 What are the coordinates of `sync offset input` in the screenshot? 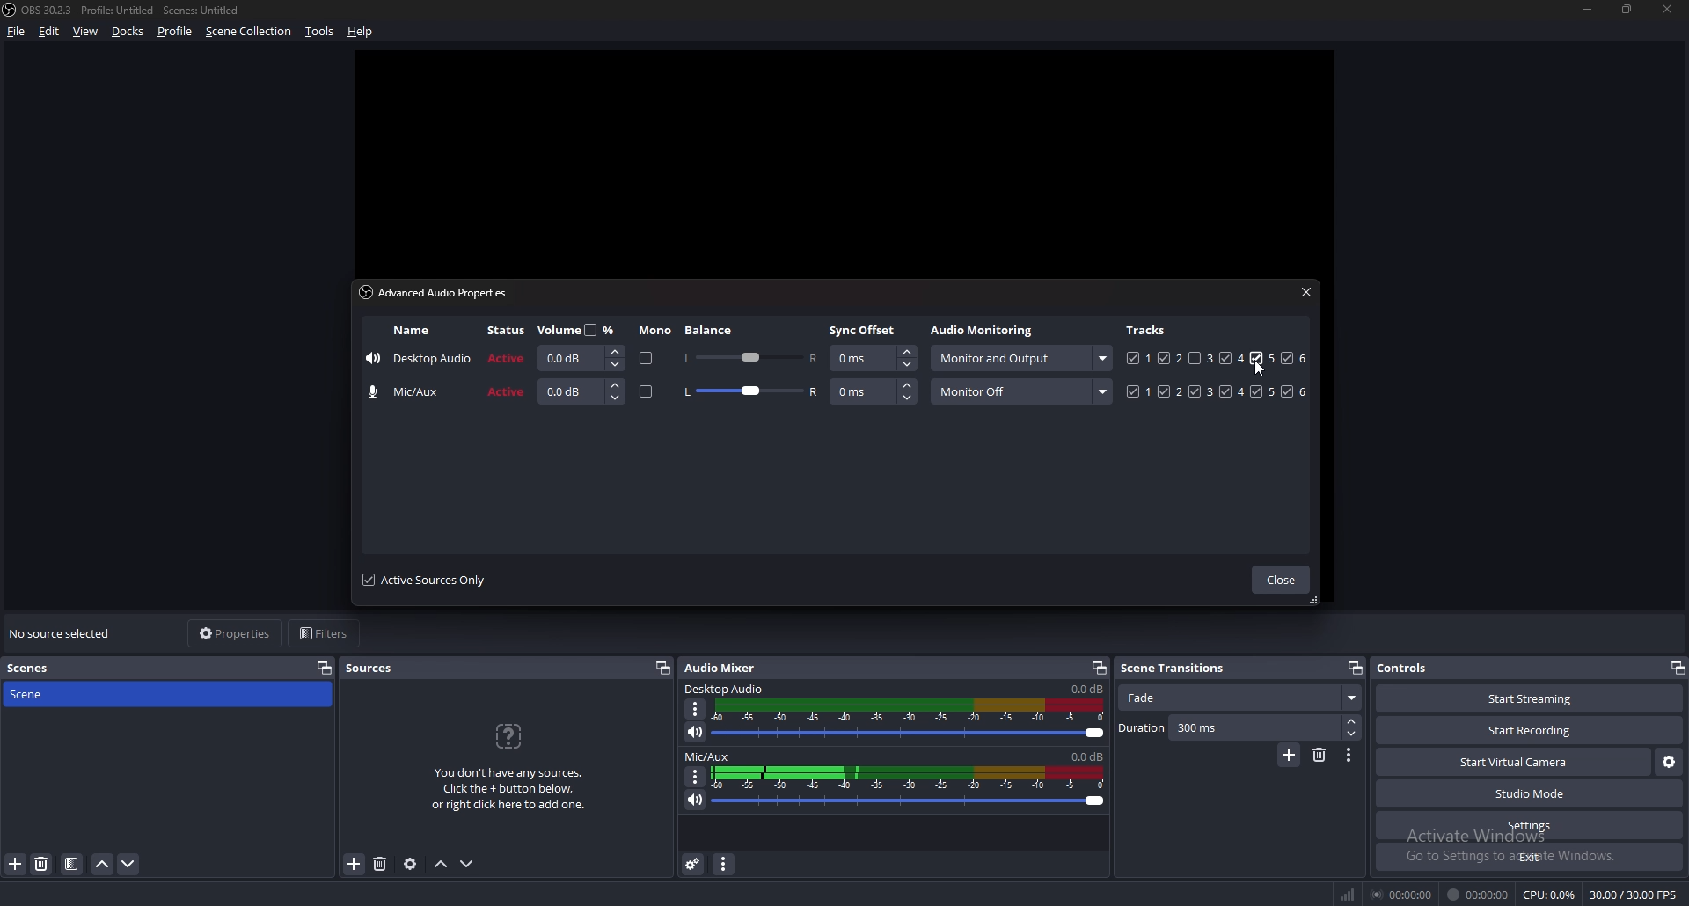 It's located at (873, 359).